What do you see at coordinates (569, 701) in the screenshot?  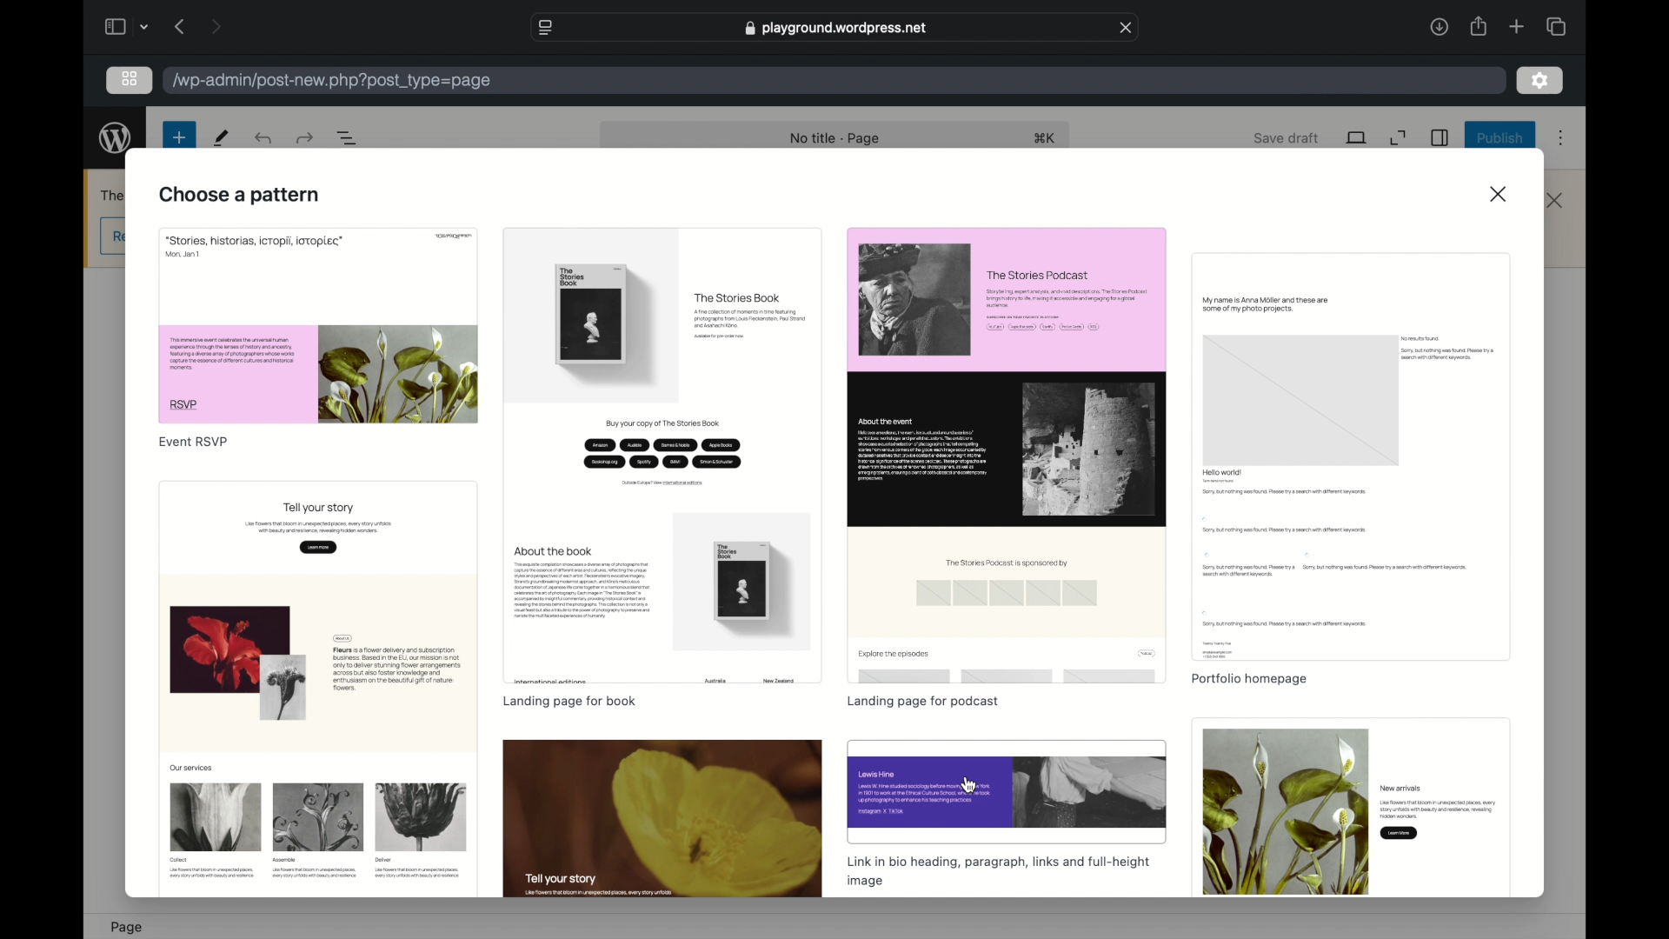 I see `landing page for book` at bounding box center [569, 701].